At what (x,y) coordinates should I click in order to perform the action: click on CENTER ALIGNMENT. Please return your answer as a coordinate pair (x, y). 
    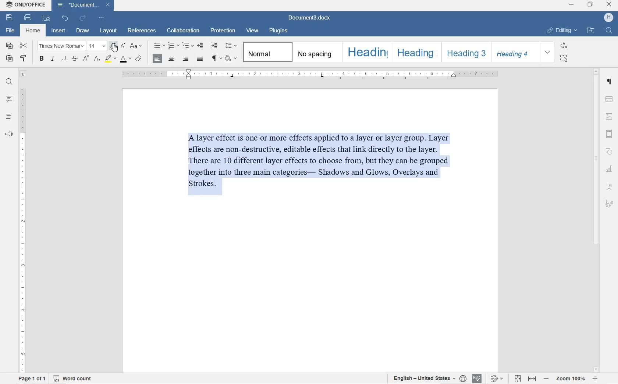
    Looking at the image, I should click on (172, 59).